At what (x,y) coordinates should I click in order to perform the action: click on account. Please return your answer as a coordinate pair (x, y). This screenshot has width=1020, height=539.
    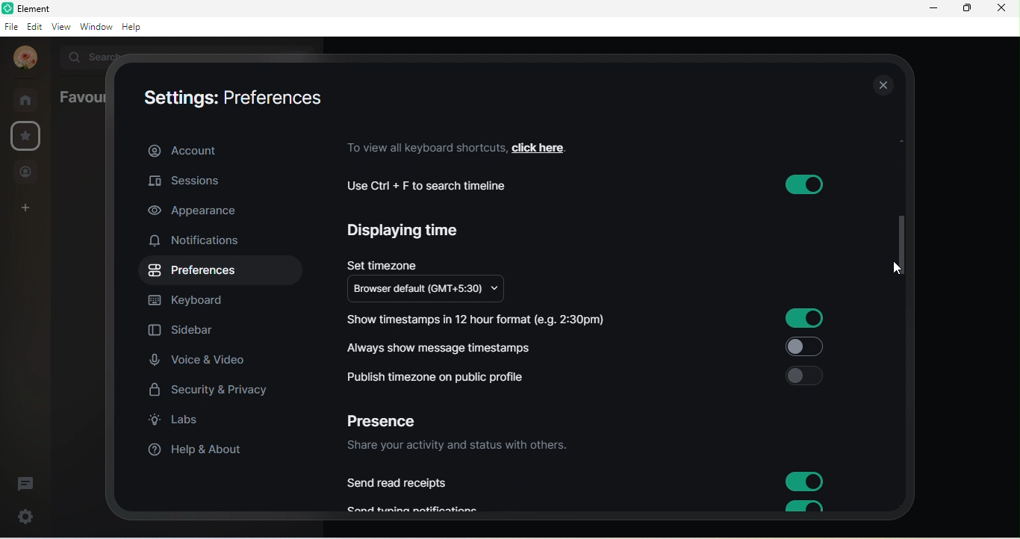
    Looking at the image, I should click on (223, 149).